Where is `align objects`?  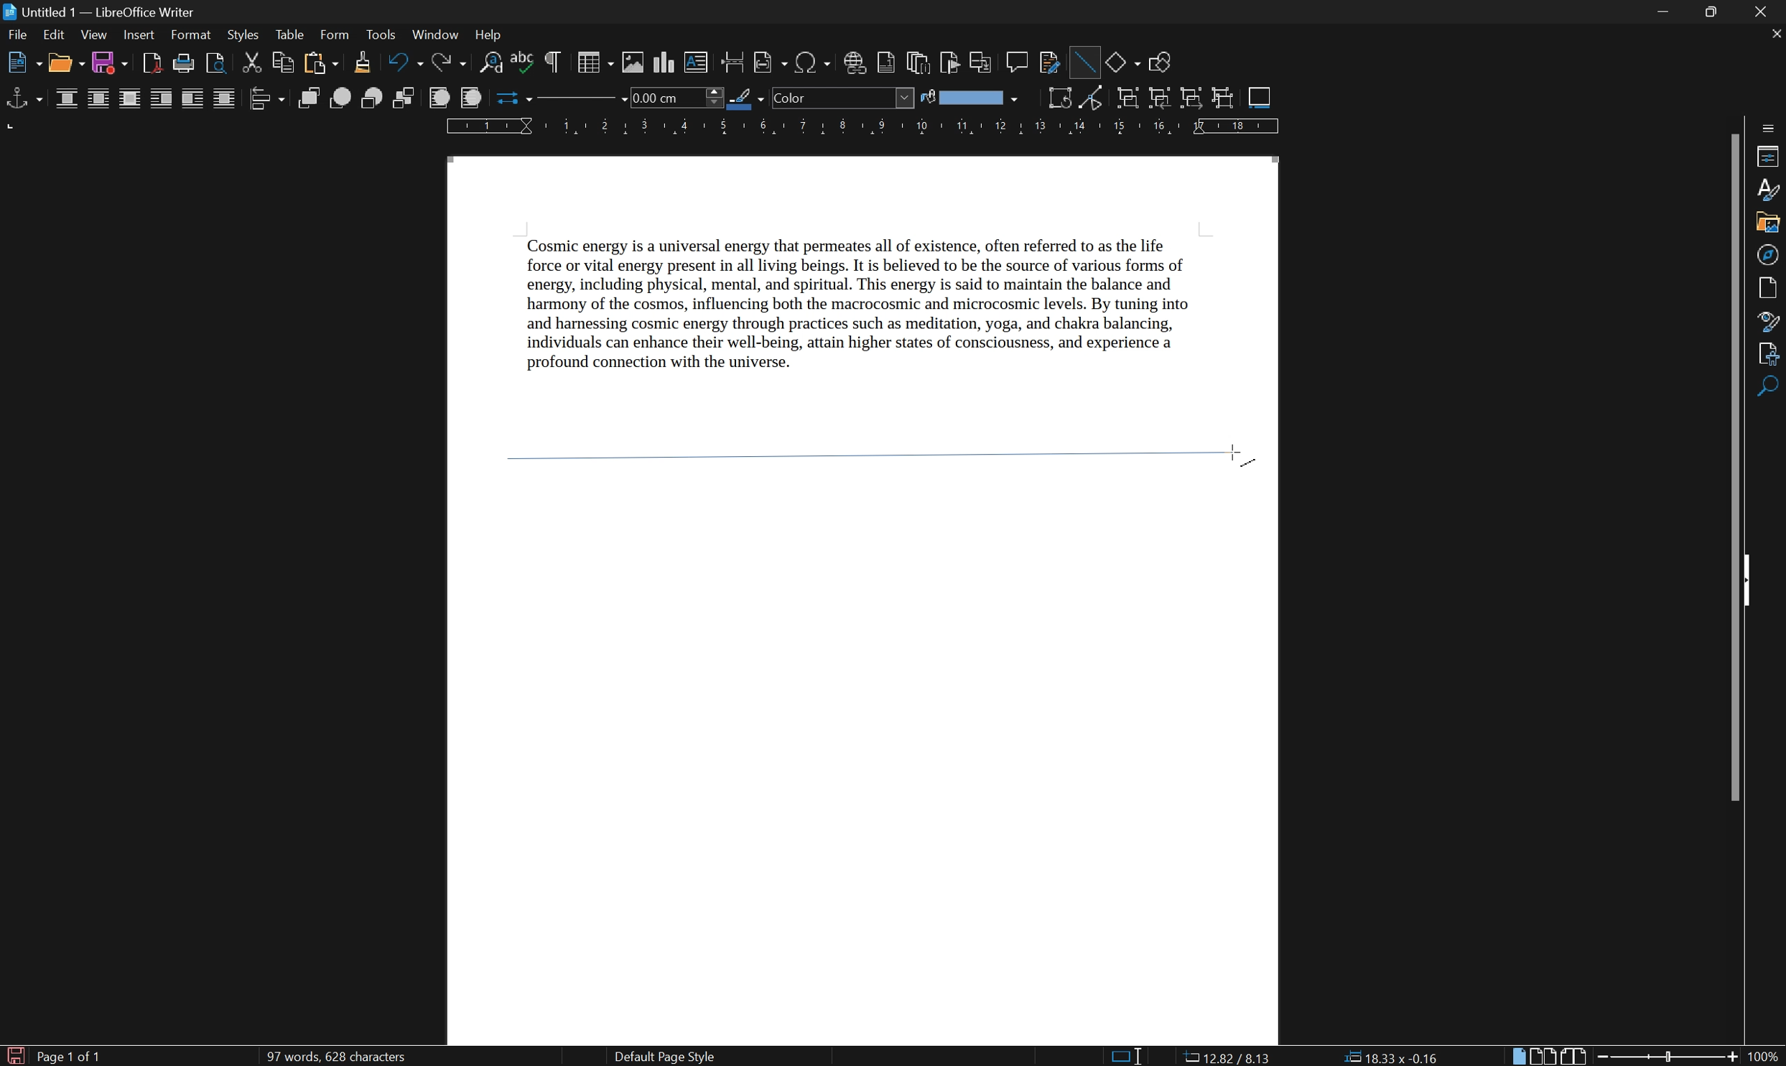
align objects is located at coordinates (266, 98).